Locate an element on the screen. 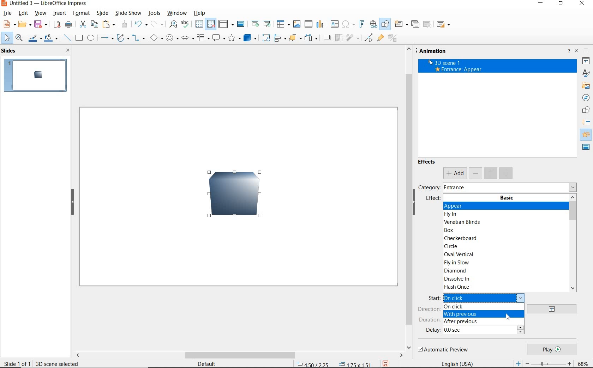  NAVIGATOR is located at coordinates (586, 98).